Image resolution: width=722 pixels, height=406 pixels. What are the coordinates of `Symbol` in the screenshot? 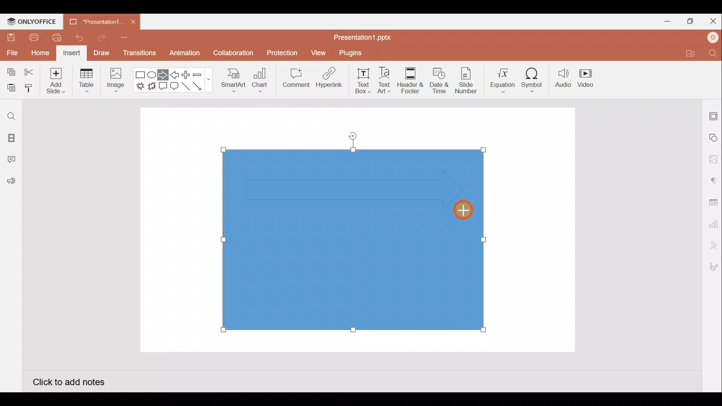 It's located at (532, 78).